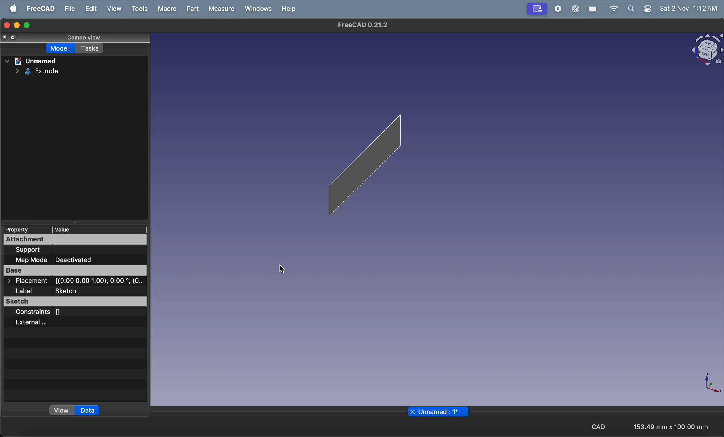 The width and height of the screenshot is (724, 437). What do you see at coordinates (594, 9) in the screenshot?
I see `battery` at bounding box center [594, 9].